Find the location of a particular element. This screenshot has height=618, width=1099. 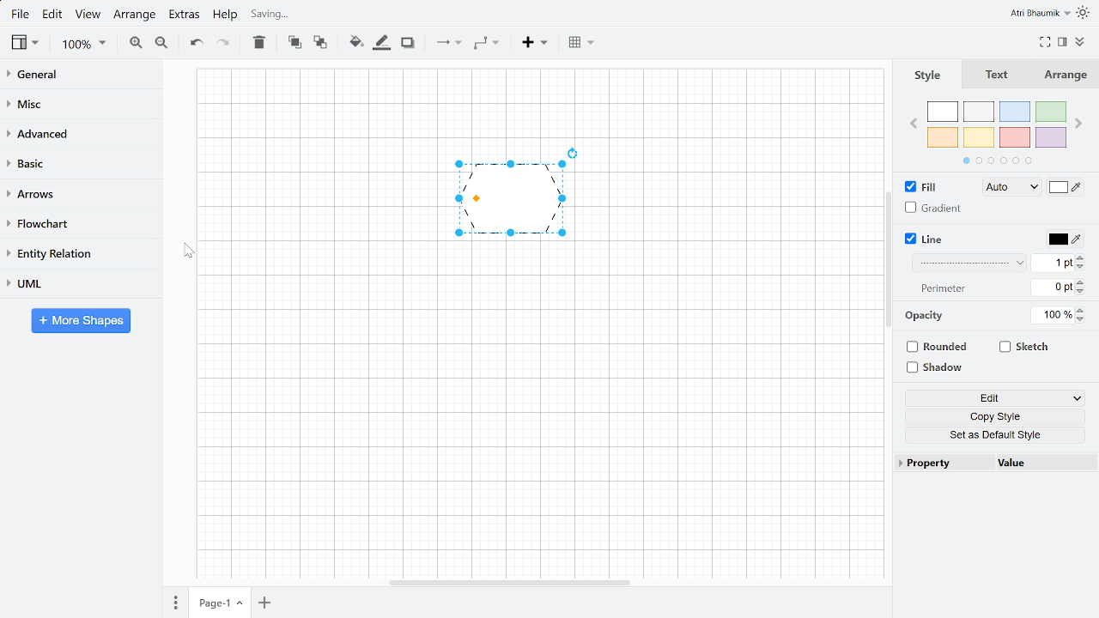

Format is located at coordinates (1062, 39).